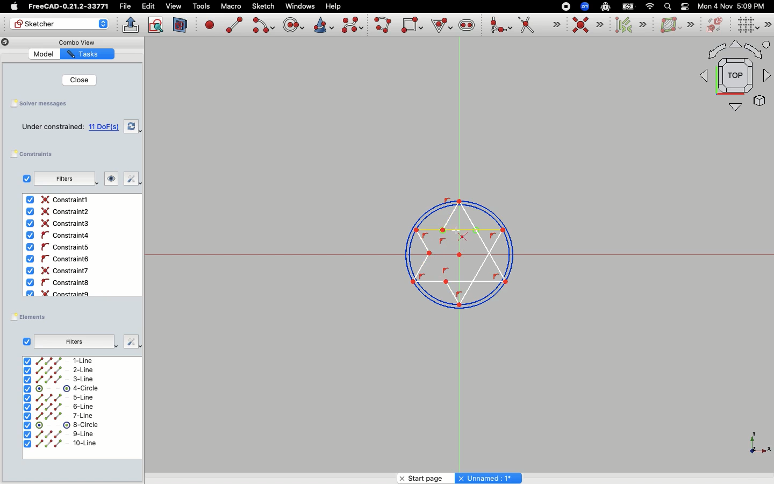  I want to click on Zoom, so click(585, 6).